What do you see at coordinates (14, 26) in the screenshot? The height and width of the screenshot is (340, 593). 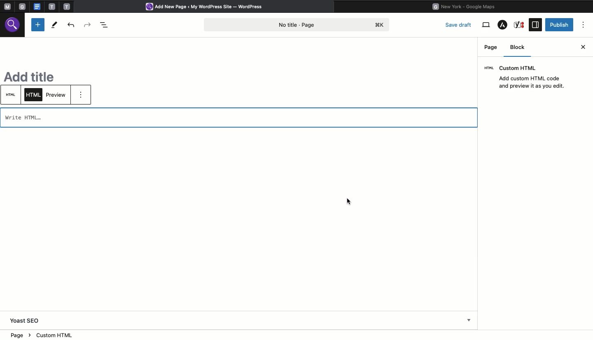 I see `search` at bounding box center [14, 26].